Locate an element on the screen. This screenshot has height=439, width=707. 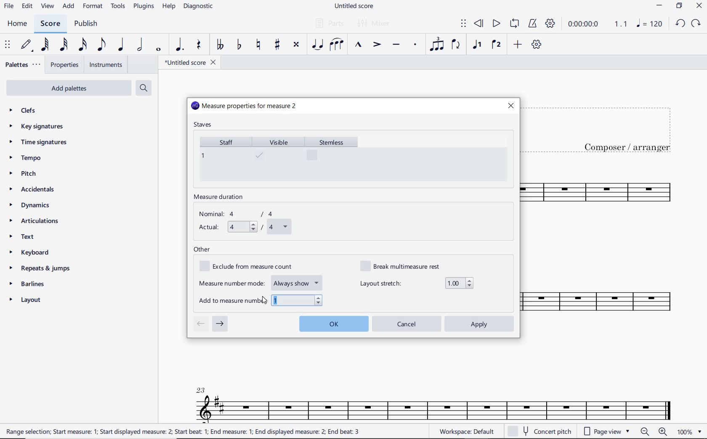
CUSTOMIZE TOOLBAR is located at coordinates (537, 45).